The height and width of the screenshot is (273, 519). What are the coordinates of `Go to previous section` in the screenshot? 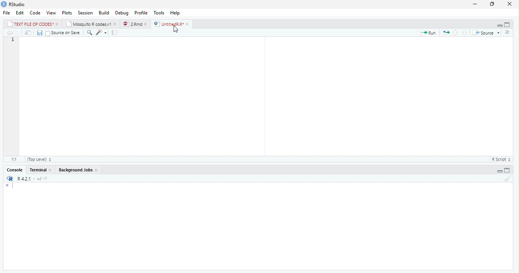 It's located at (456, 32).